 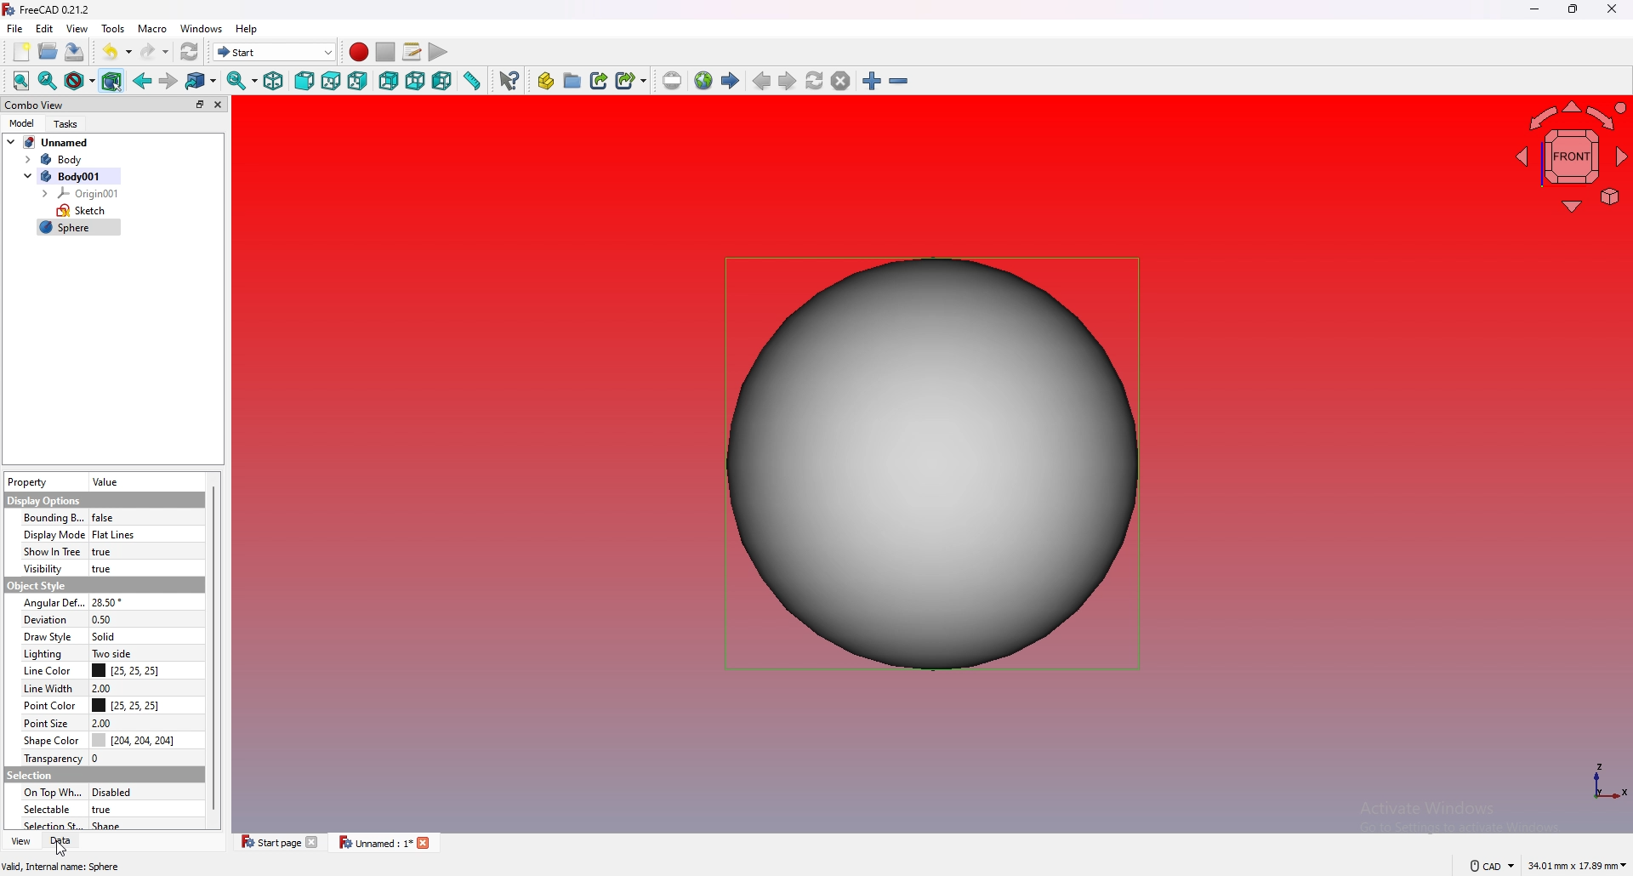 What do you see at coordinates (443, 81) in the screenshot?
I see `left` at bounding box center [443, 81].